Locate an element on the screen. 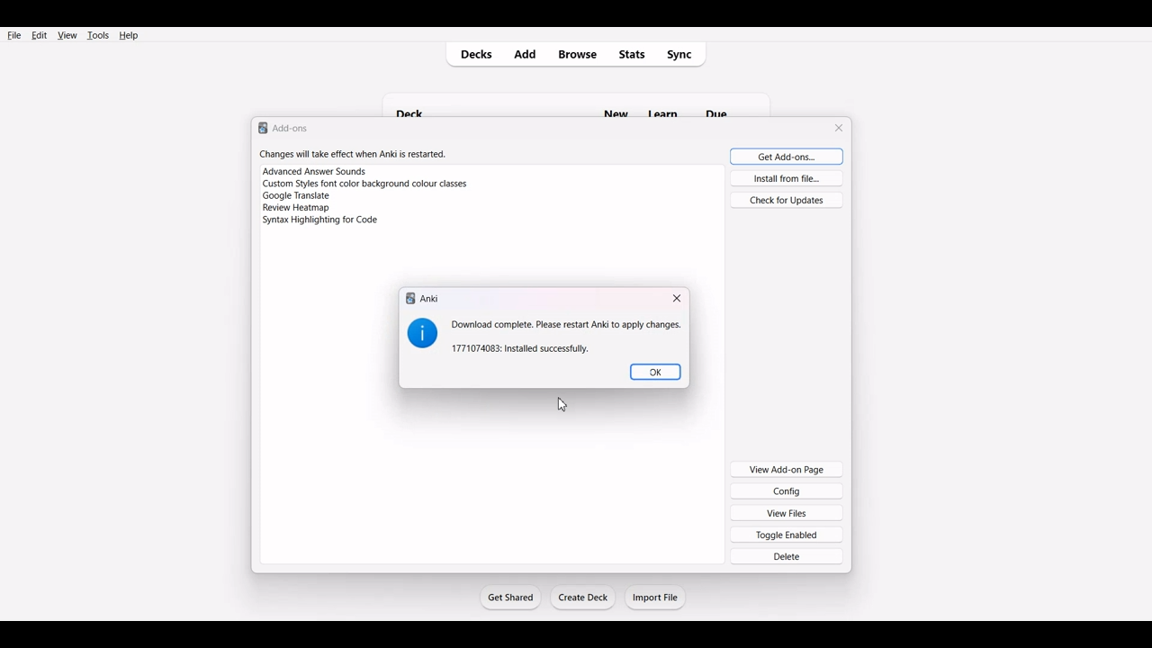 The height and width of the screenshot is (648, 1152). Text 1 is located at coordinates (284, 127).